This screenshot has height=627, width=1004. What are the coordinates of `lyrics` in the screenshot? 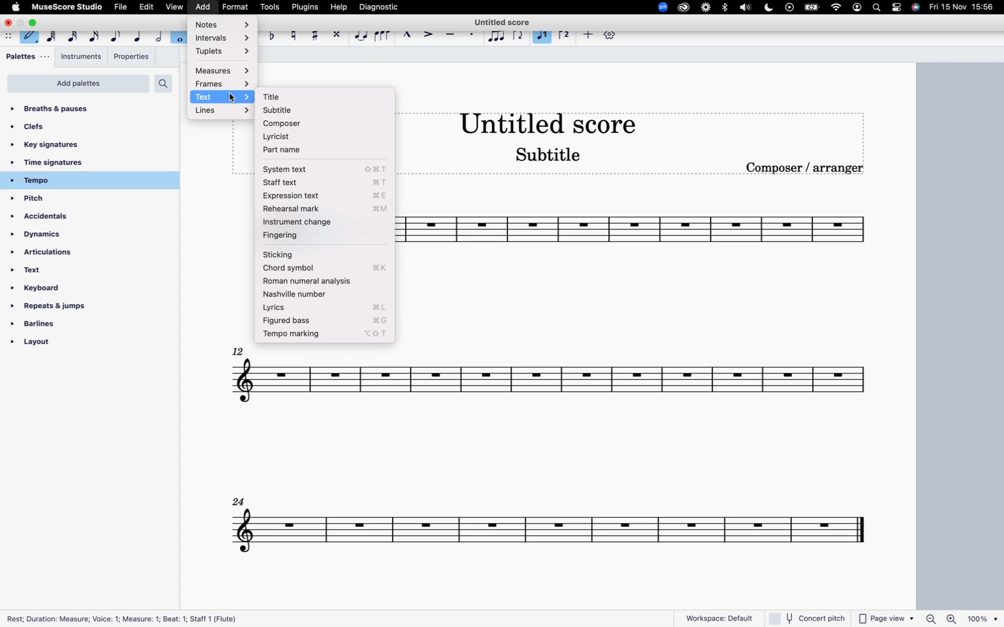 It's located at (326, 308).